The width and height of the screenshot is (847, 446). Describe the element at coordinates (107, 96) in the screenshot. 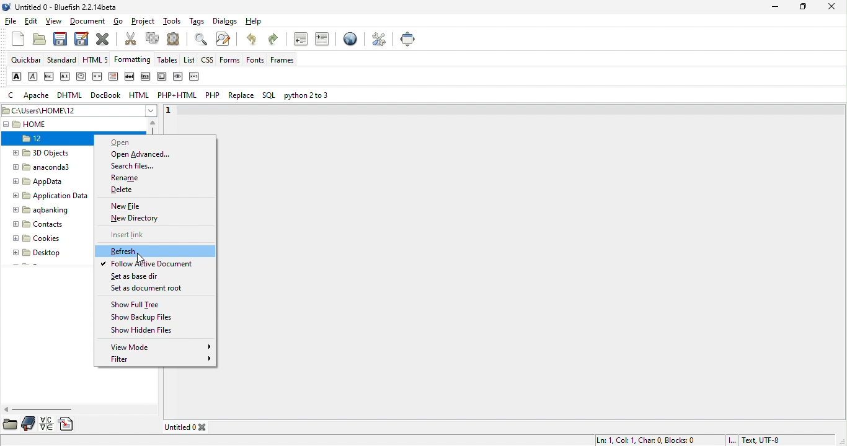

I see `docbook` at that location.